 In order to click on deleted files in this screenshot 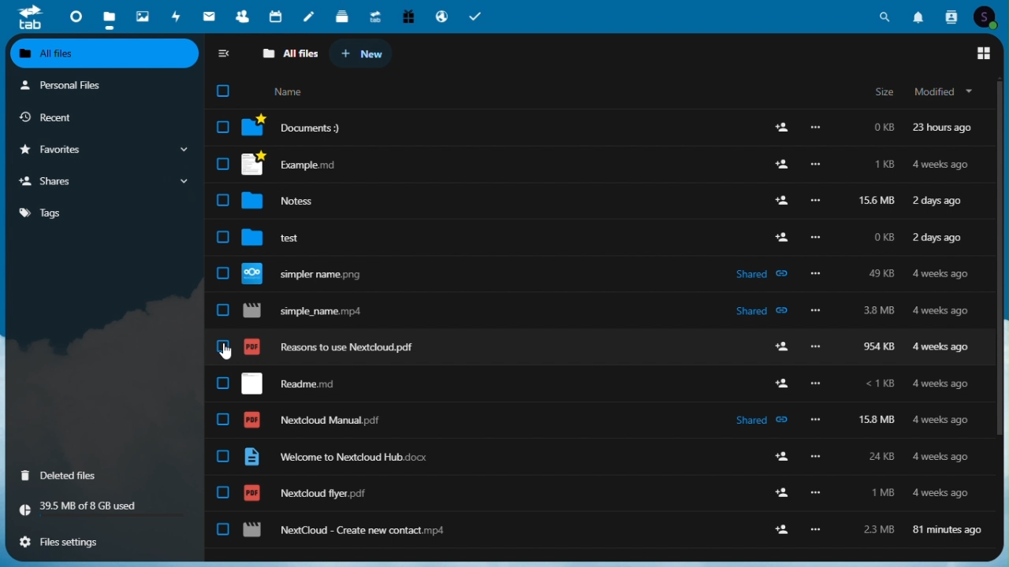, I will do `click(103, 474)`.